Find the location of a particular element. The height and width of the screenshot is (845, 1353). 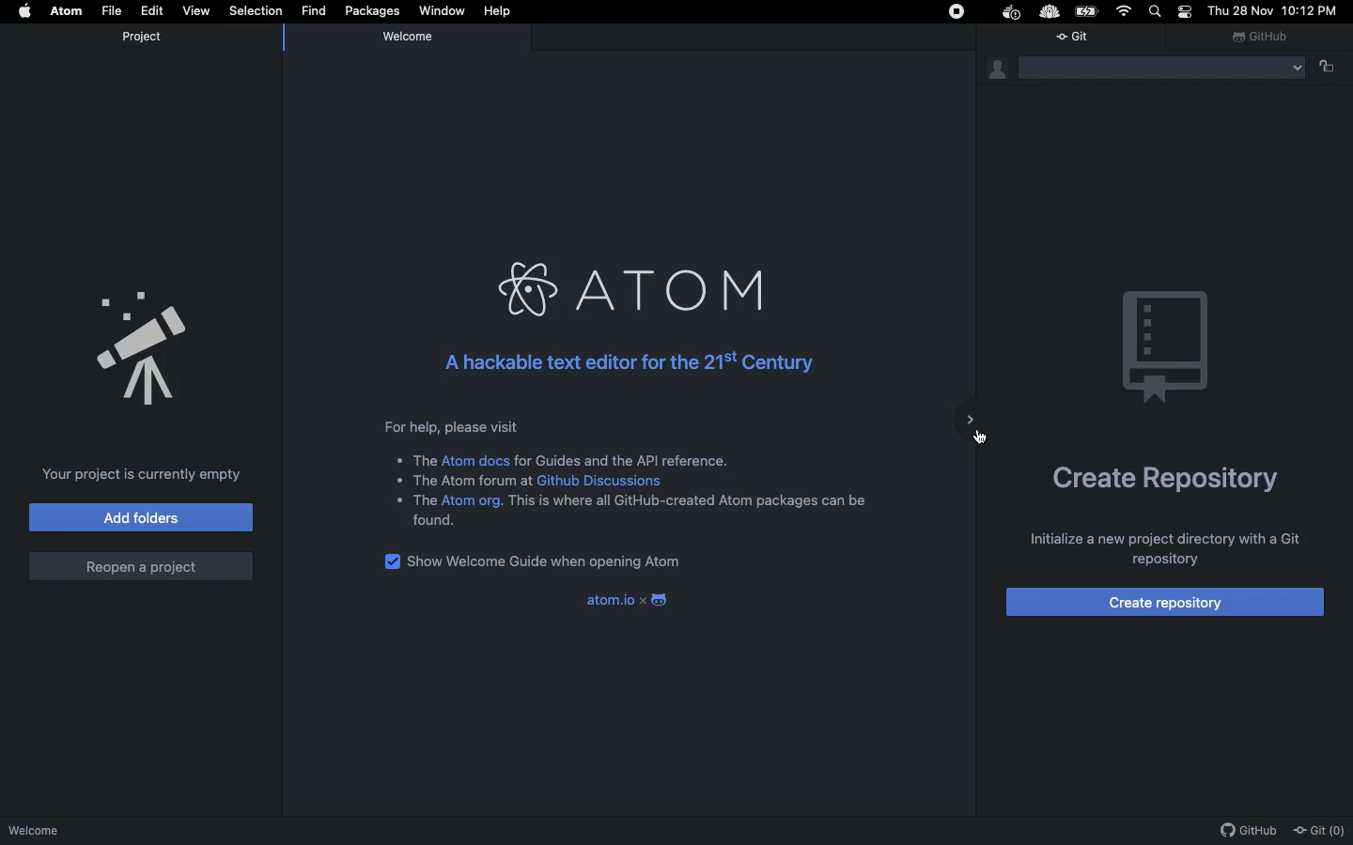

Add folders is located at coordinates (140, 517).